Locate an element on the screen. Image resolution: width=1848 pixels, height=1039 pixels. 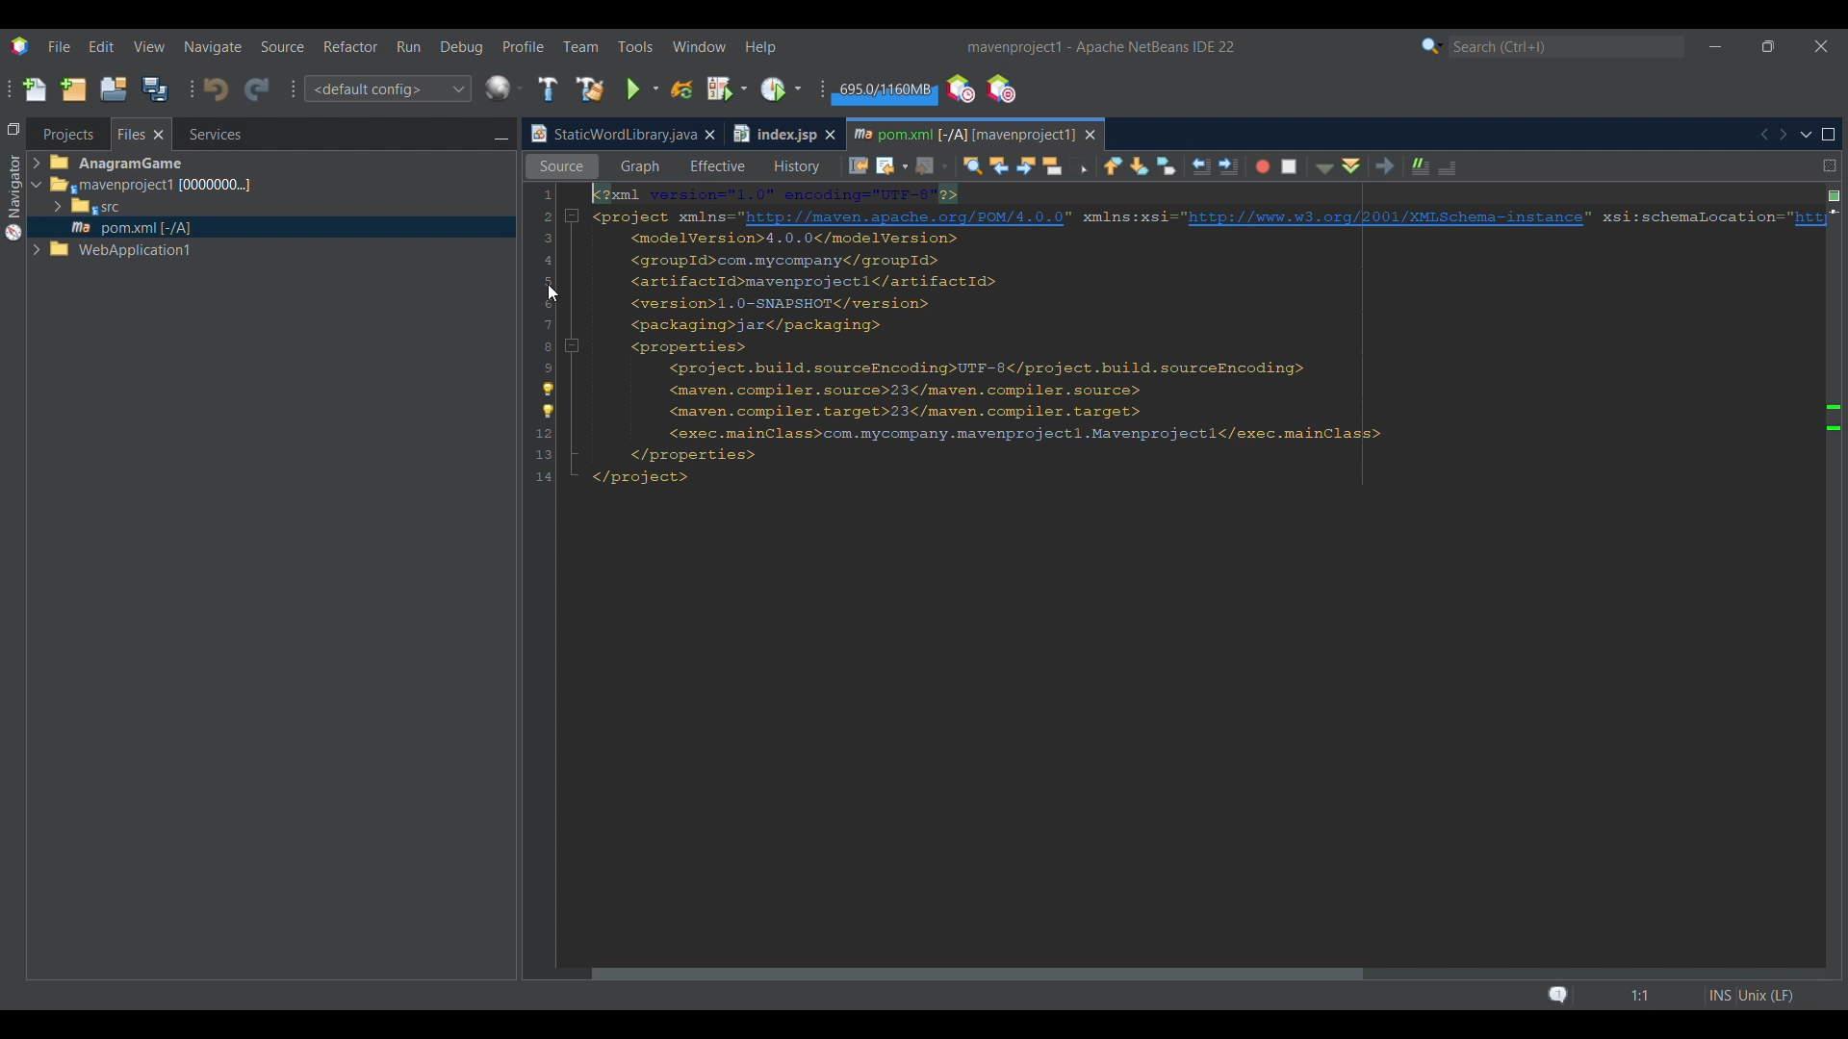
Other tab is located at coordinates (783, 134).